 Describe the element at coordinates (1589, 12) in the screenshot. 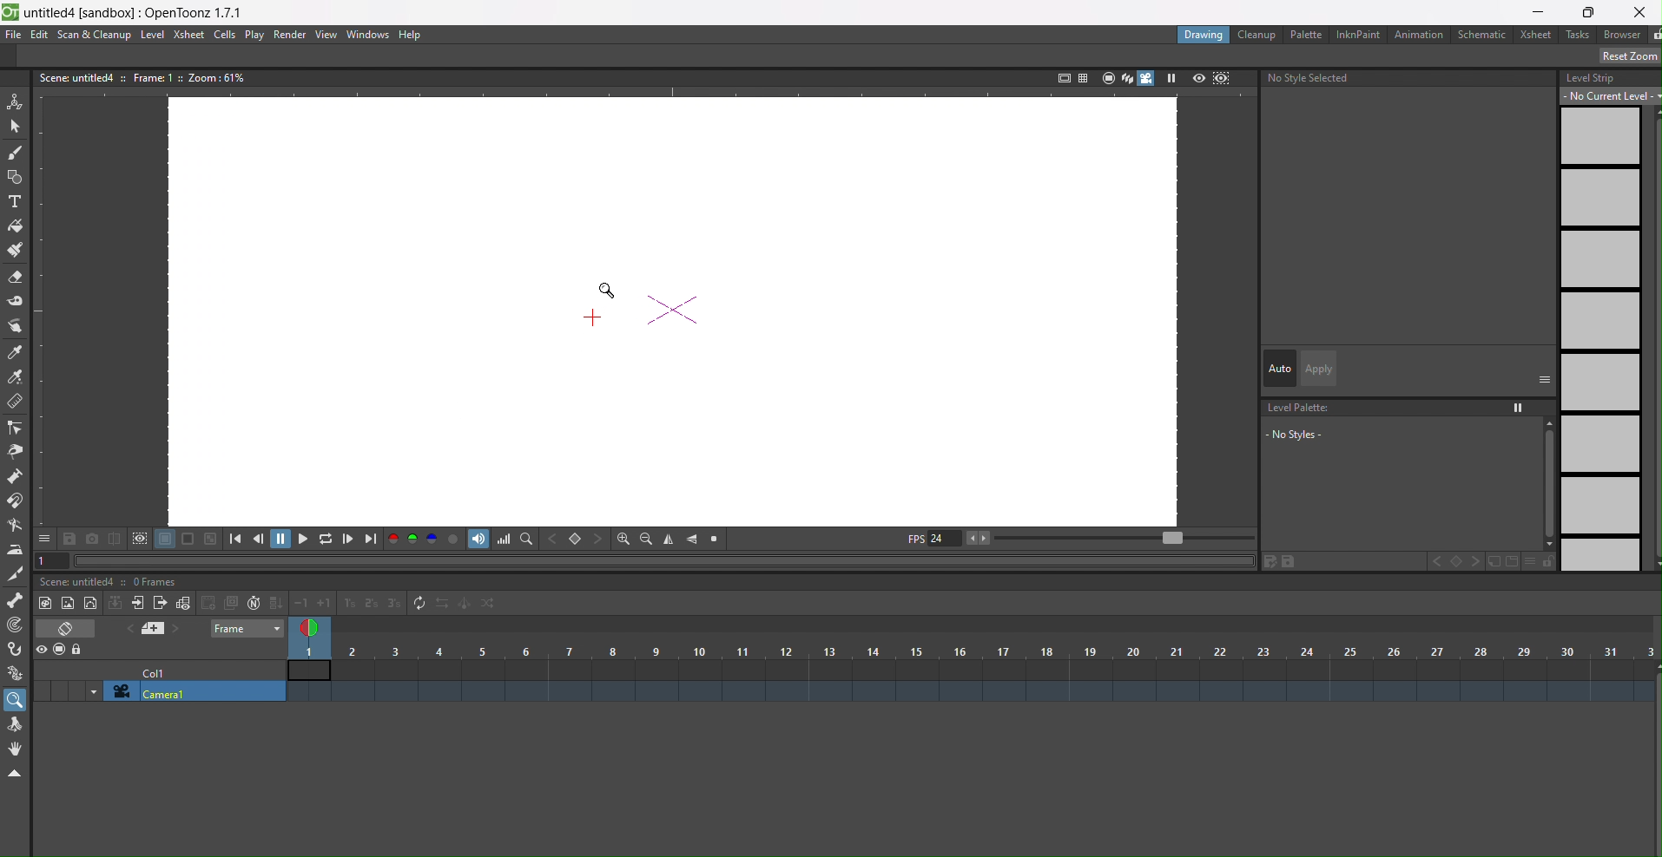

I see `restore window` at that location.